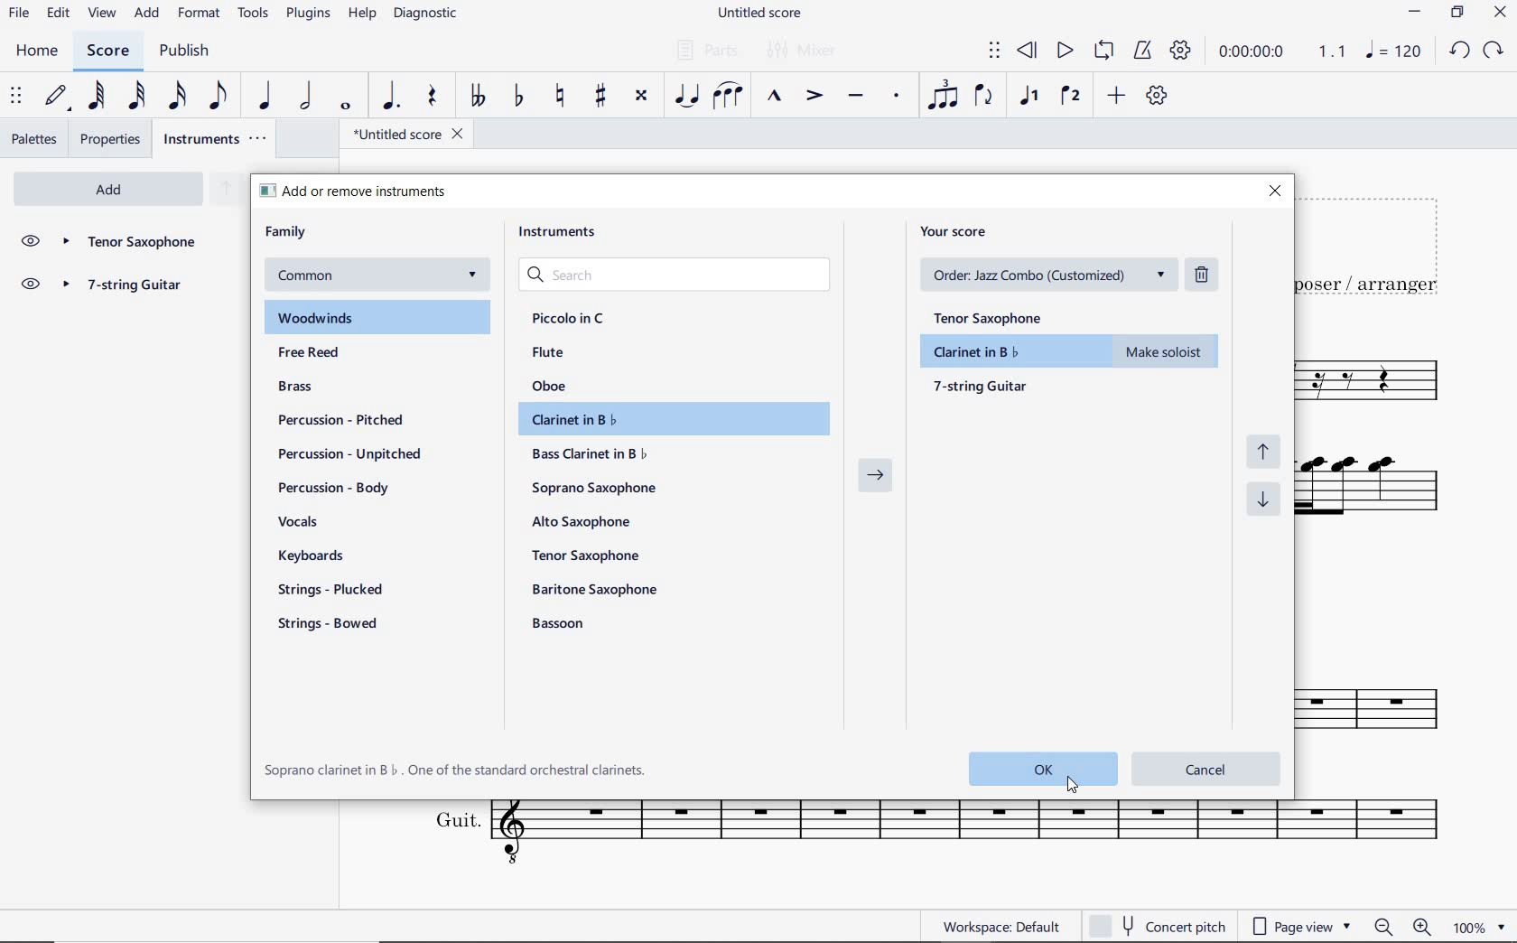  I want to click on soprano saxophone, so click(597, 489).